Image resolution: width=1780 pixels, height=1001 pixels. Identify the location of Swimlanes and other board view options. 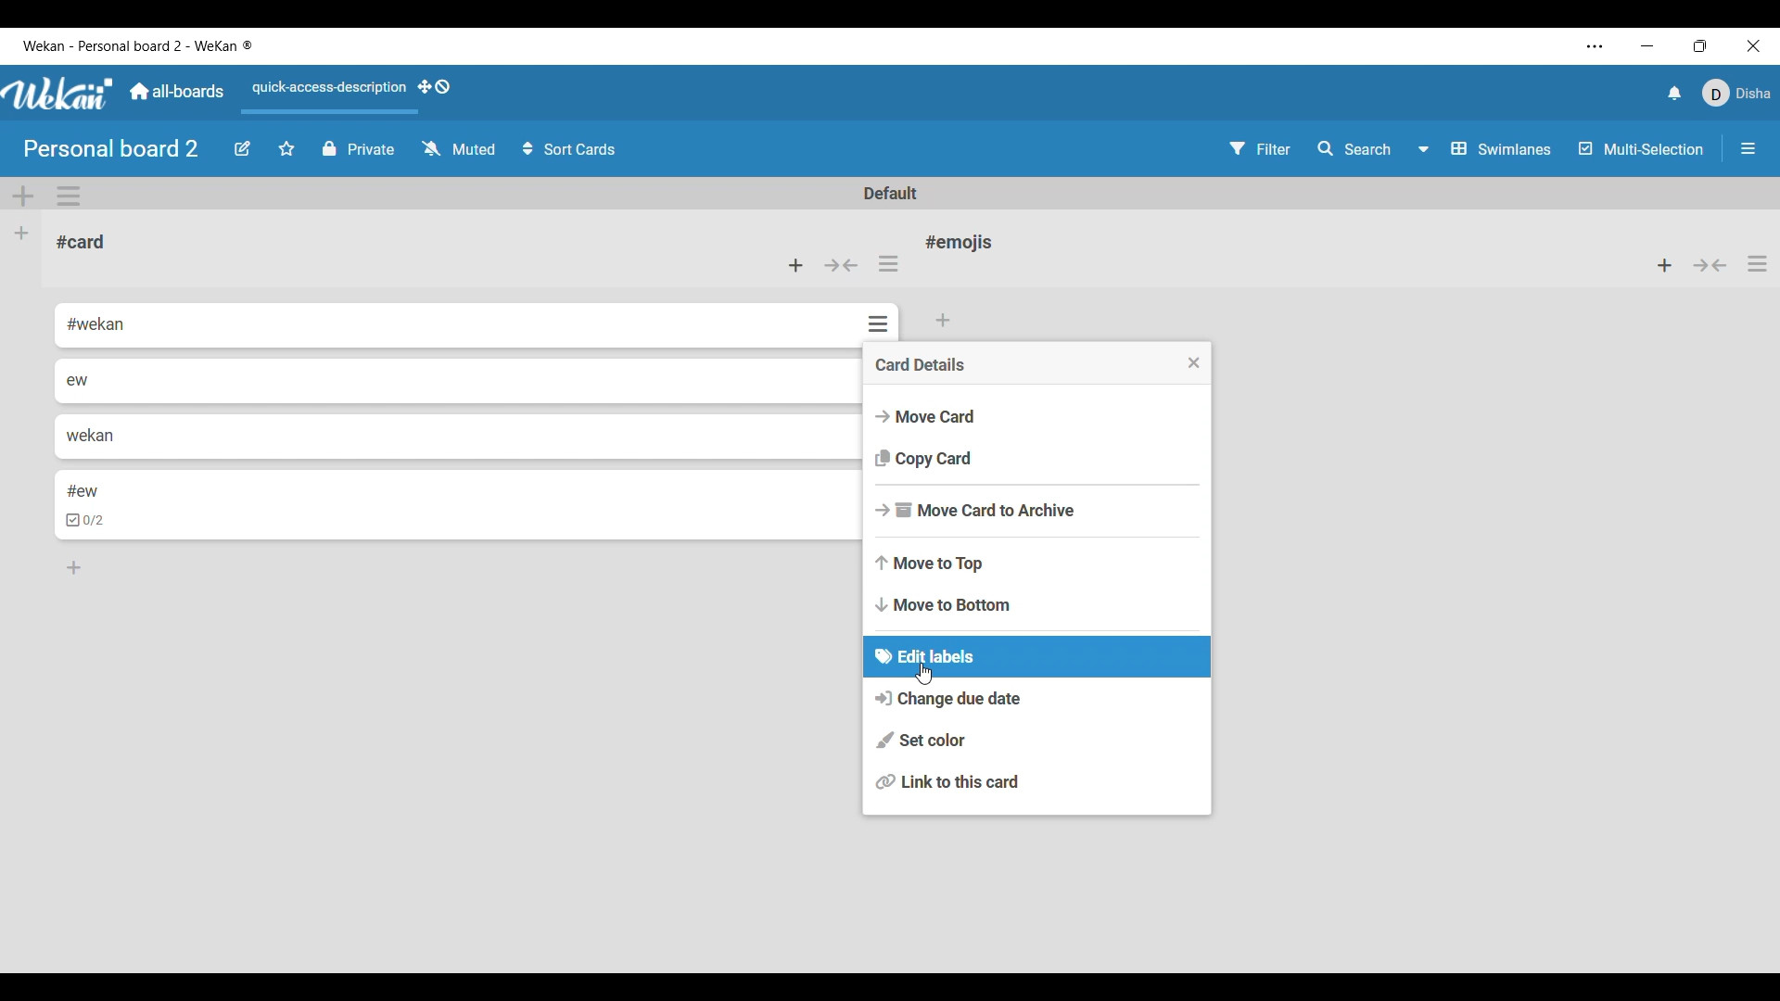
(1482, 148).